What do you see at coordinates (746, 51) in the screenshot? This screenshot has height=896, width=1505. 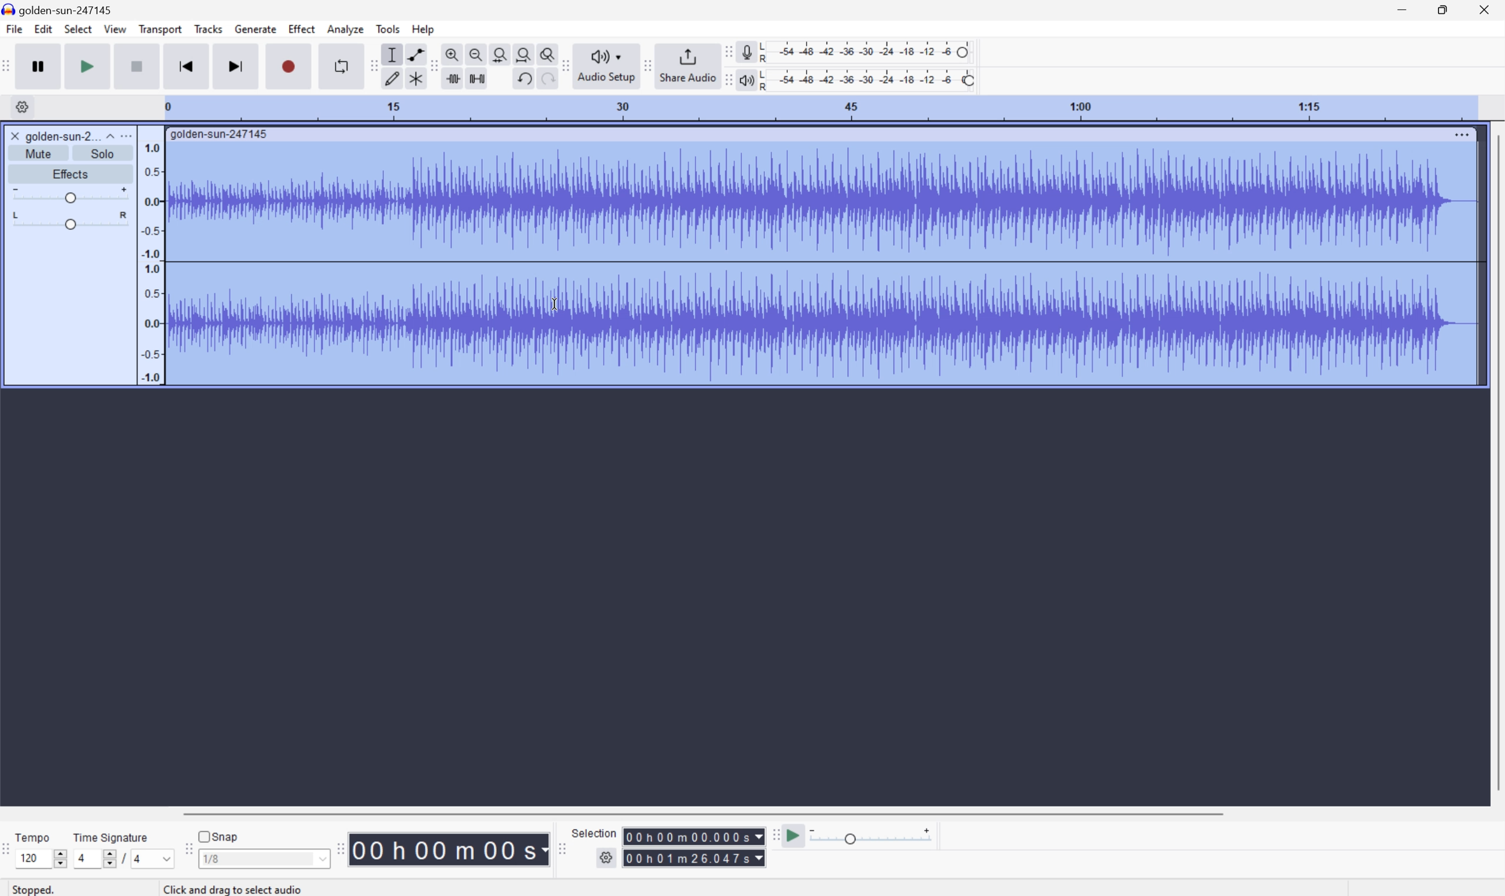 I see `Record meter` at bounding box center [746, 51].